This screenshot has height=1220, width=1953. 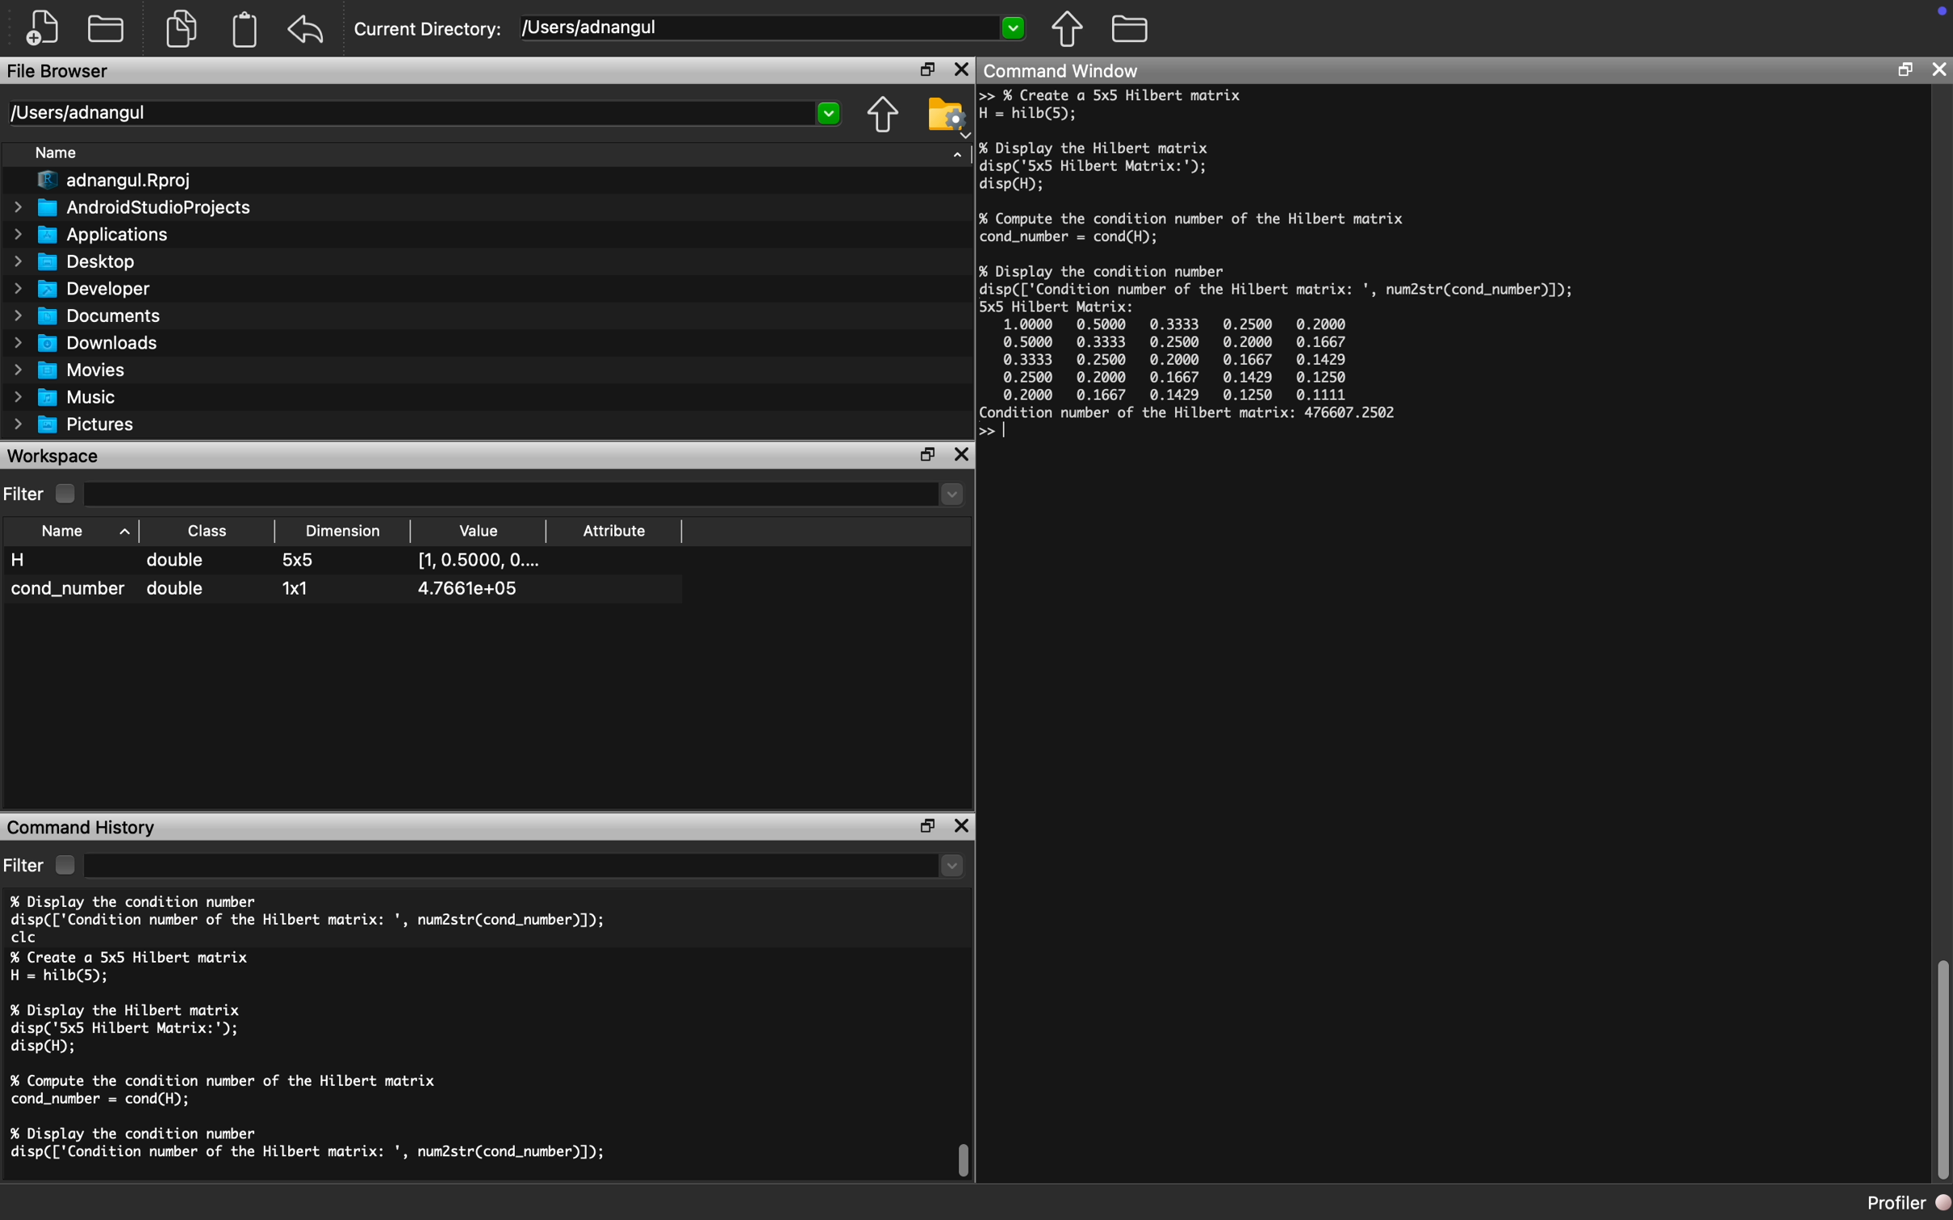 What do you see at coordinates (75, 262) in the screenshot?
I see `Desktop` at bounding box center [75, 262].